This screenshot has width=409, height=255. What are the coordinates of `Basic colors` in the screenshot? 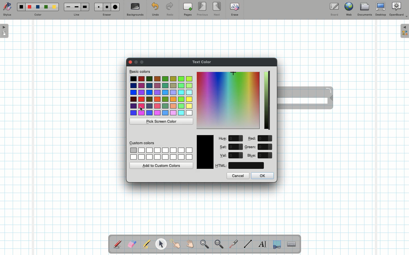 It's located at (140, 71).